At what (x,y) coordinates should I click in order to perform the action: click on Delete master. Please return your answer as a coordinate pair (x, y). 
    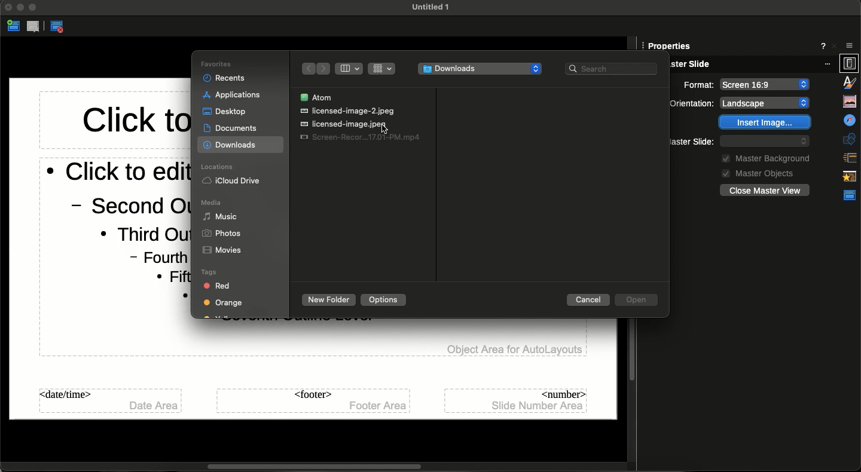
    Looking at the image, I should click on (35, 27).